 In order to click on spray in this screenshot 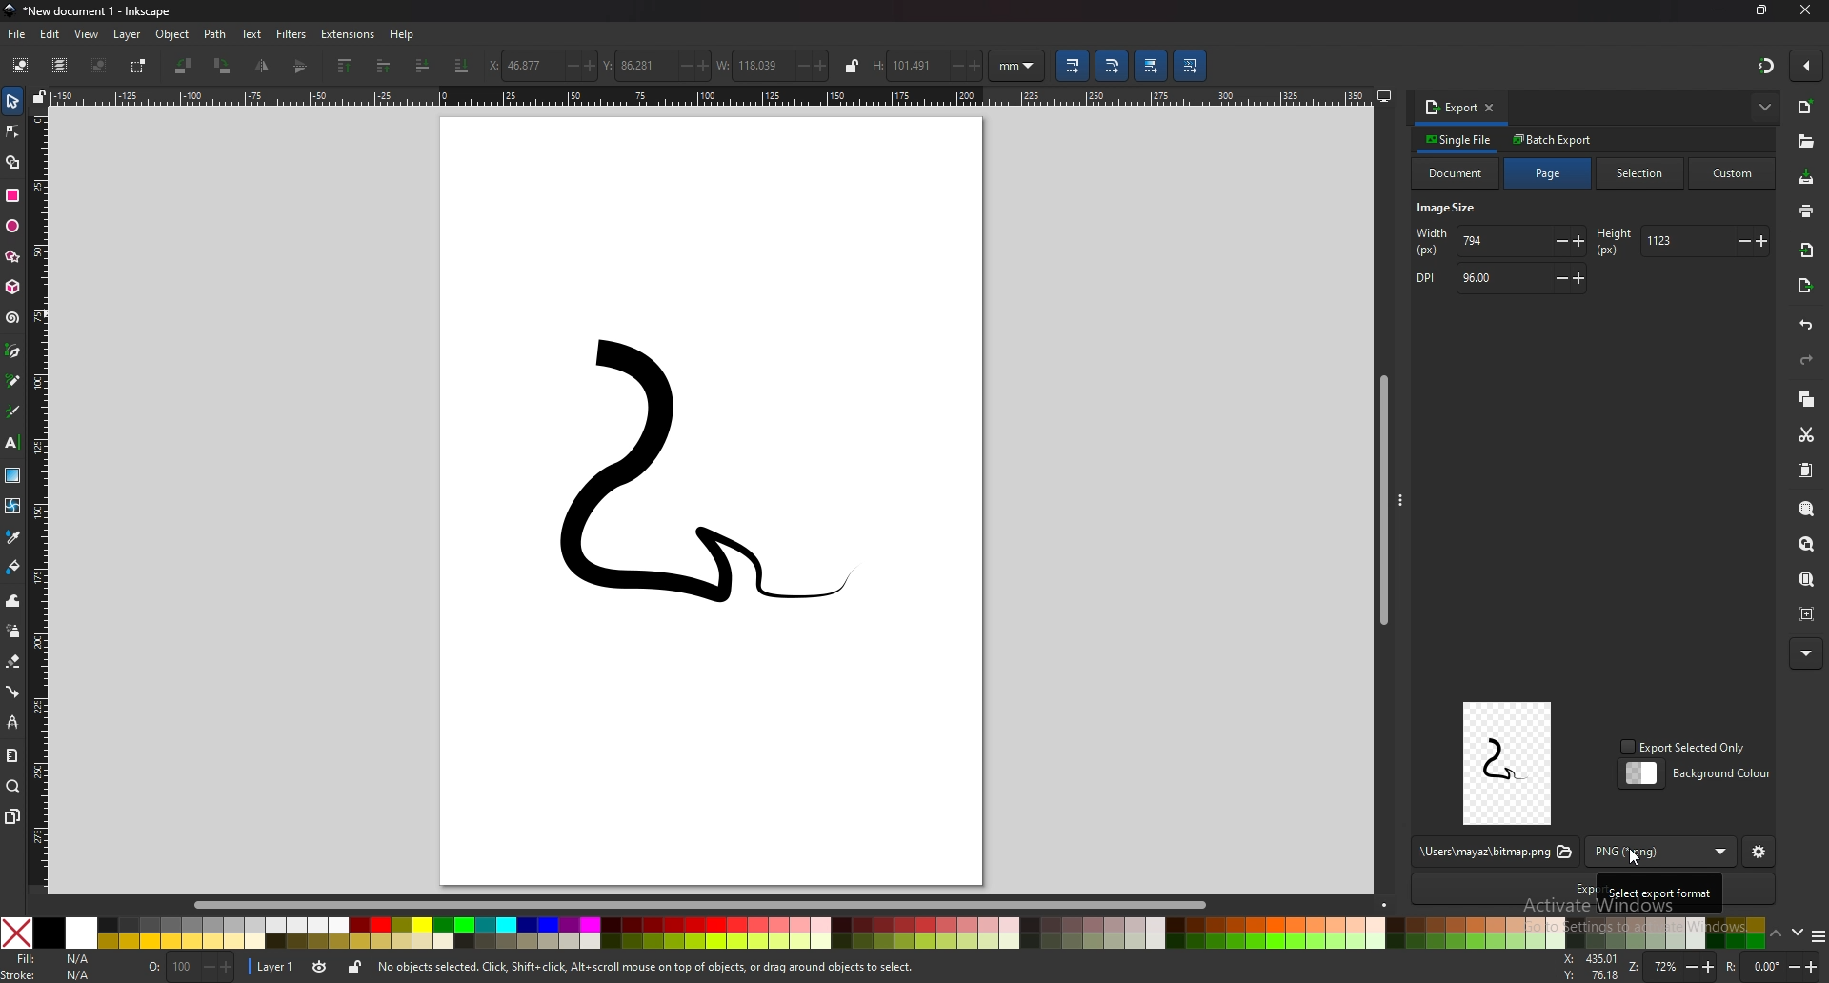, I will do `click(12, 631)`.